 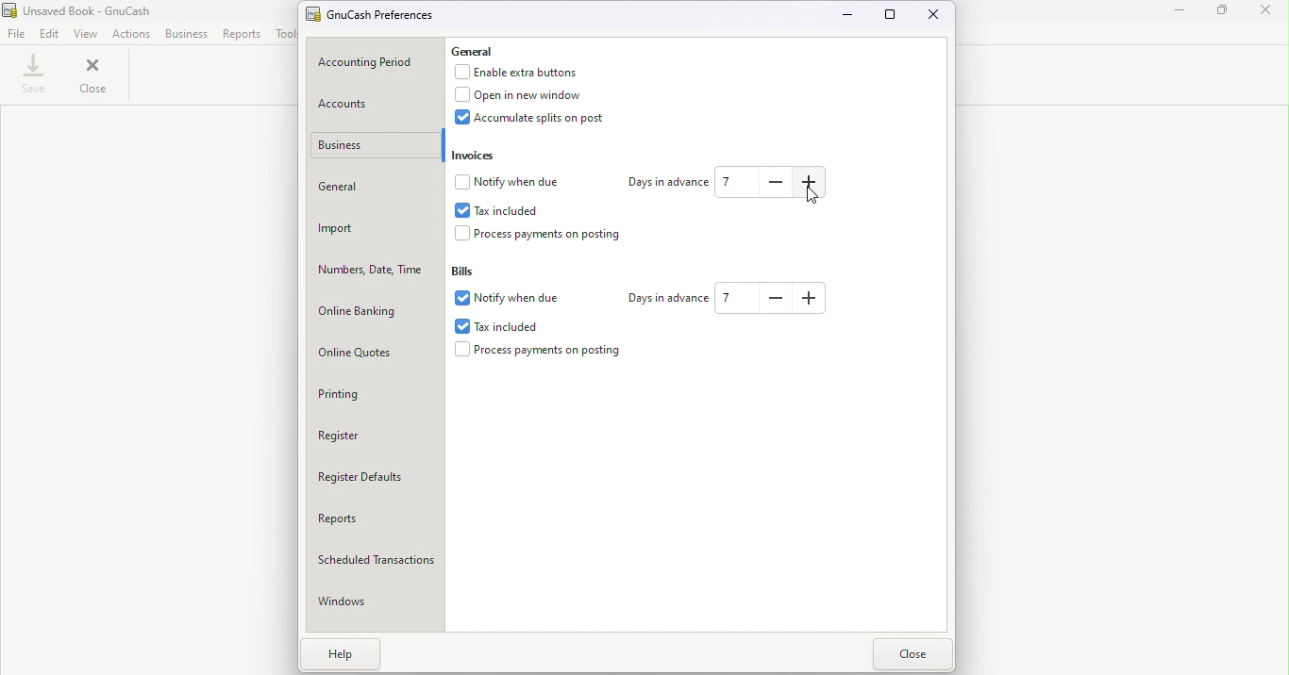 I want to click on Open in new window, so click(x=530, y=94).